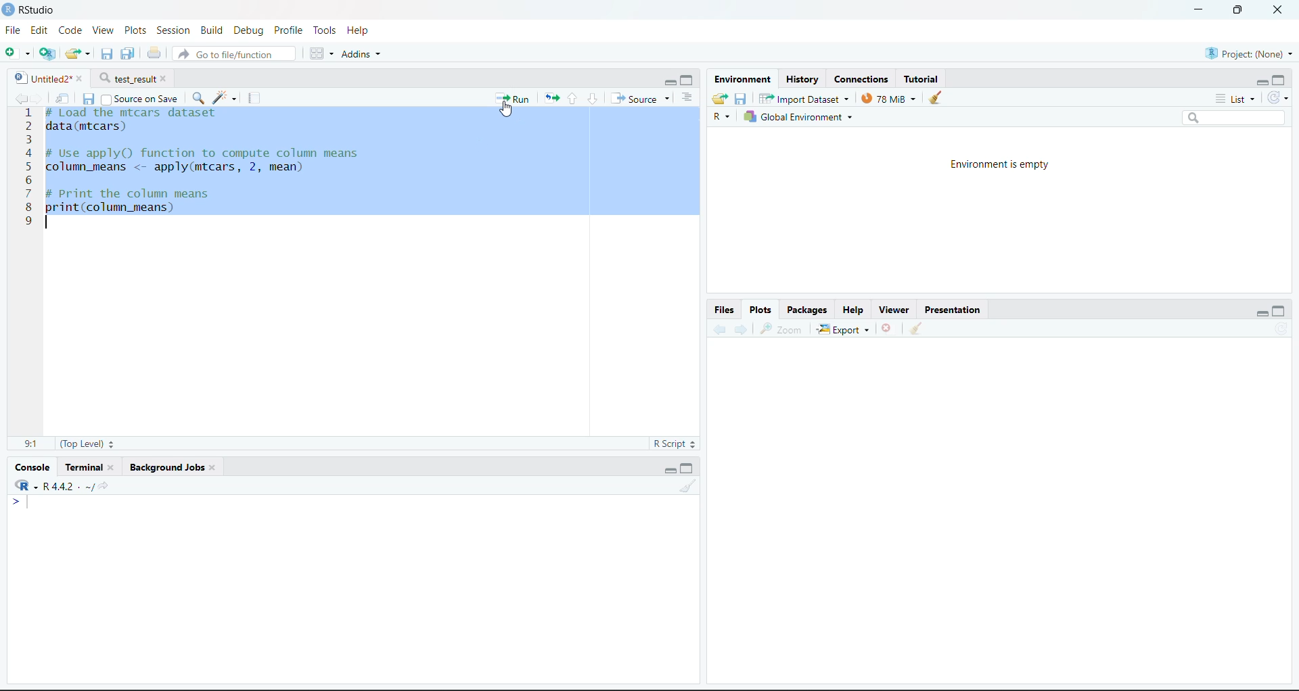  I want to click on Presentation, so click(953, 307).